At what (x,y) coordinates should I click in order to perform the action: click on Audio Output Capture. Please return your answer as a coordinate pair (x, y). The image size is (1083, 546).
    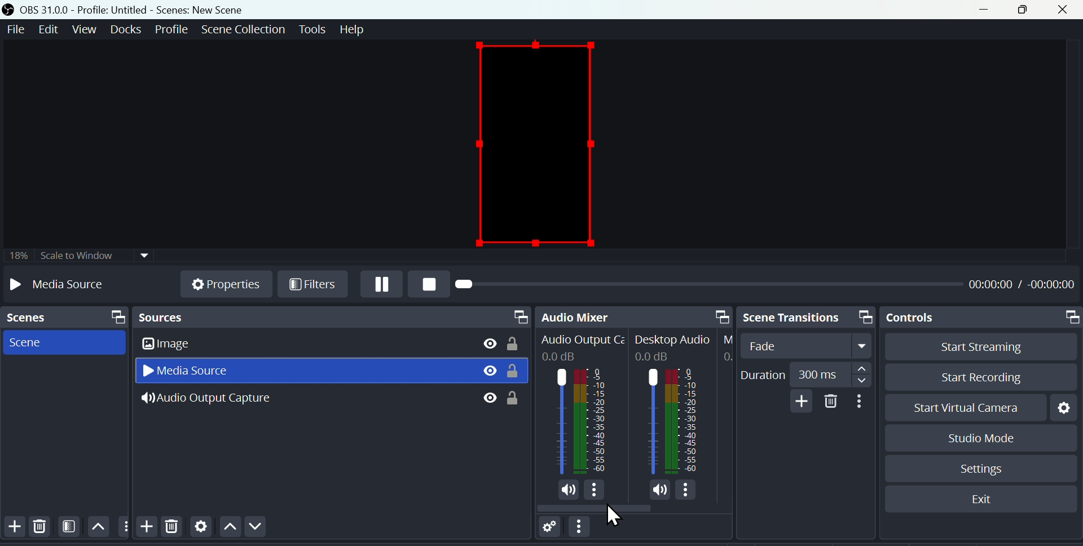
    Looking at the image, I should click on (580, 421).